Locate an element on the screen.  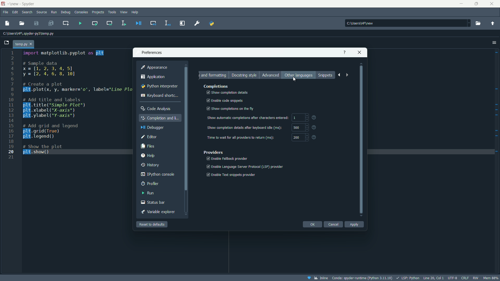
file directory is located at coordinates (29, 33).